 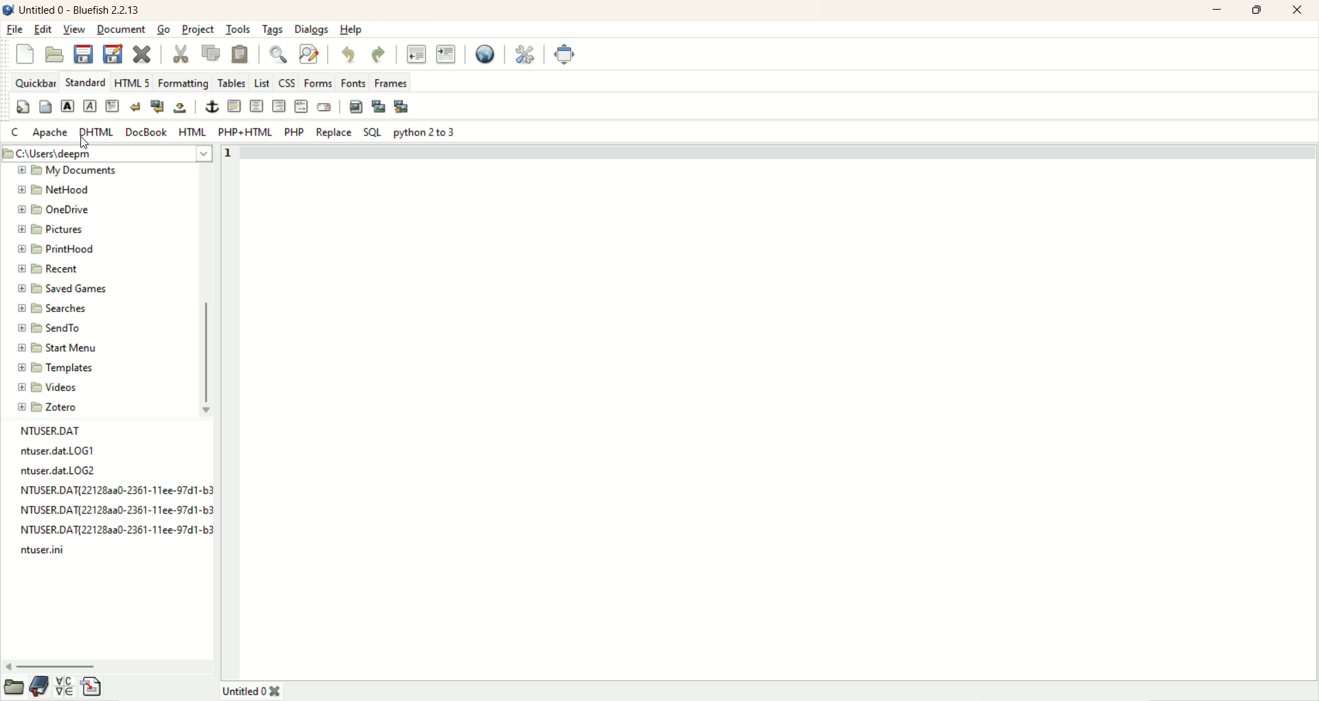 What do you see at coordinates (41, 688) in the screenshot?
I see `documentation` at bounding box center [41, 688].